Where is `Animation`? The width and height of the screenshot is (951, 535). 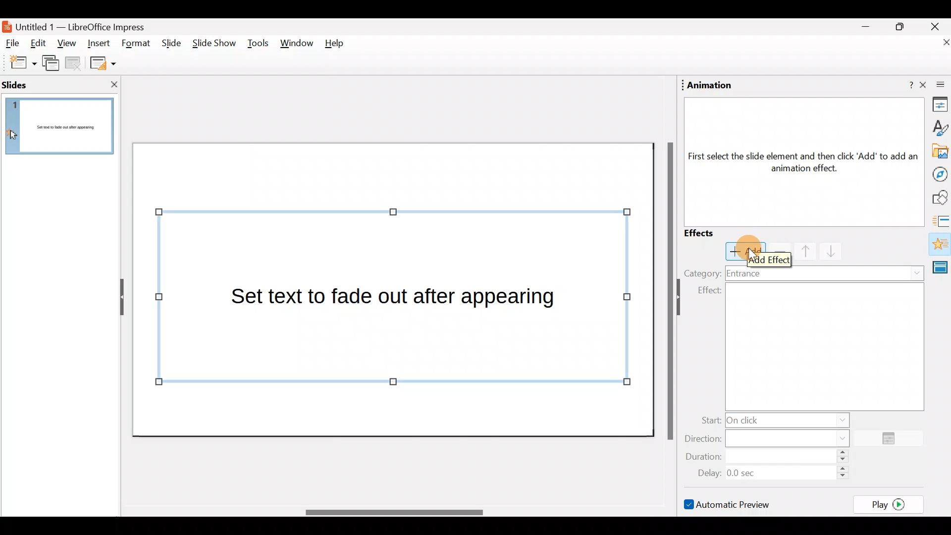
Animation is located at coordinates (710, 85).